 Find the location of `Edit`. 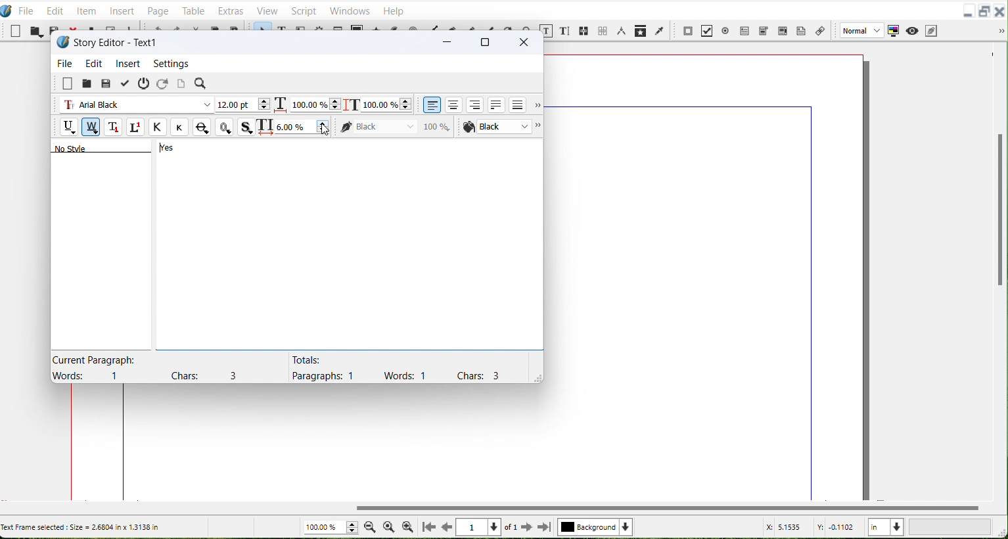

Edit is located at coordinates (55, 9).